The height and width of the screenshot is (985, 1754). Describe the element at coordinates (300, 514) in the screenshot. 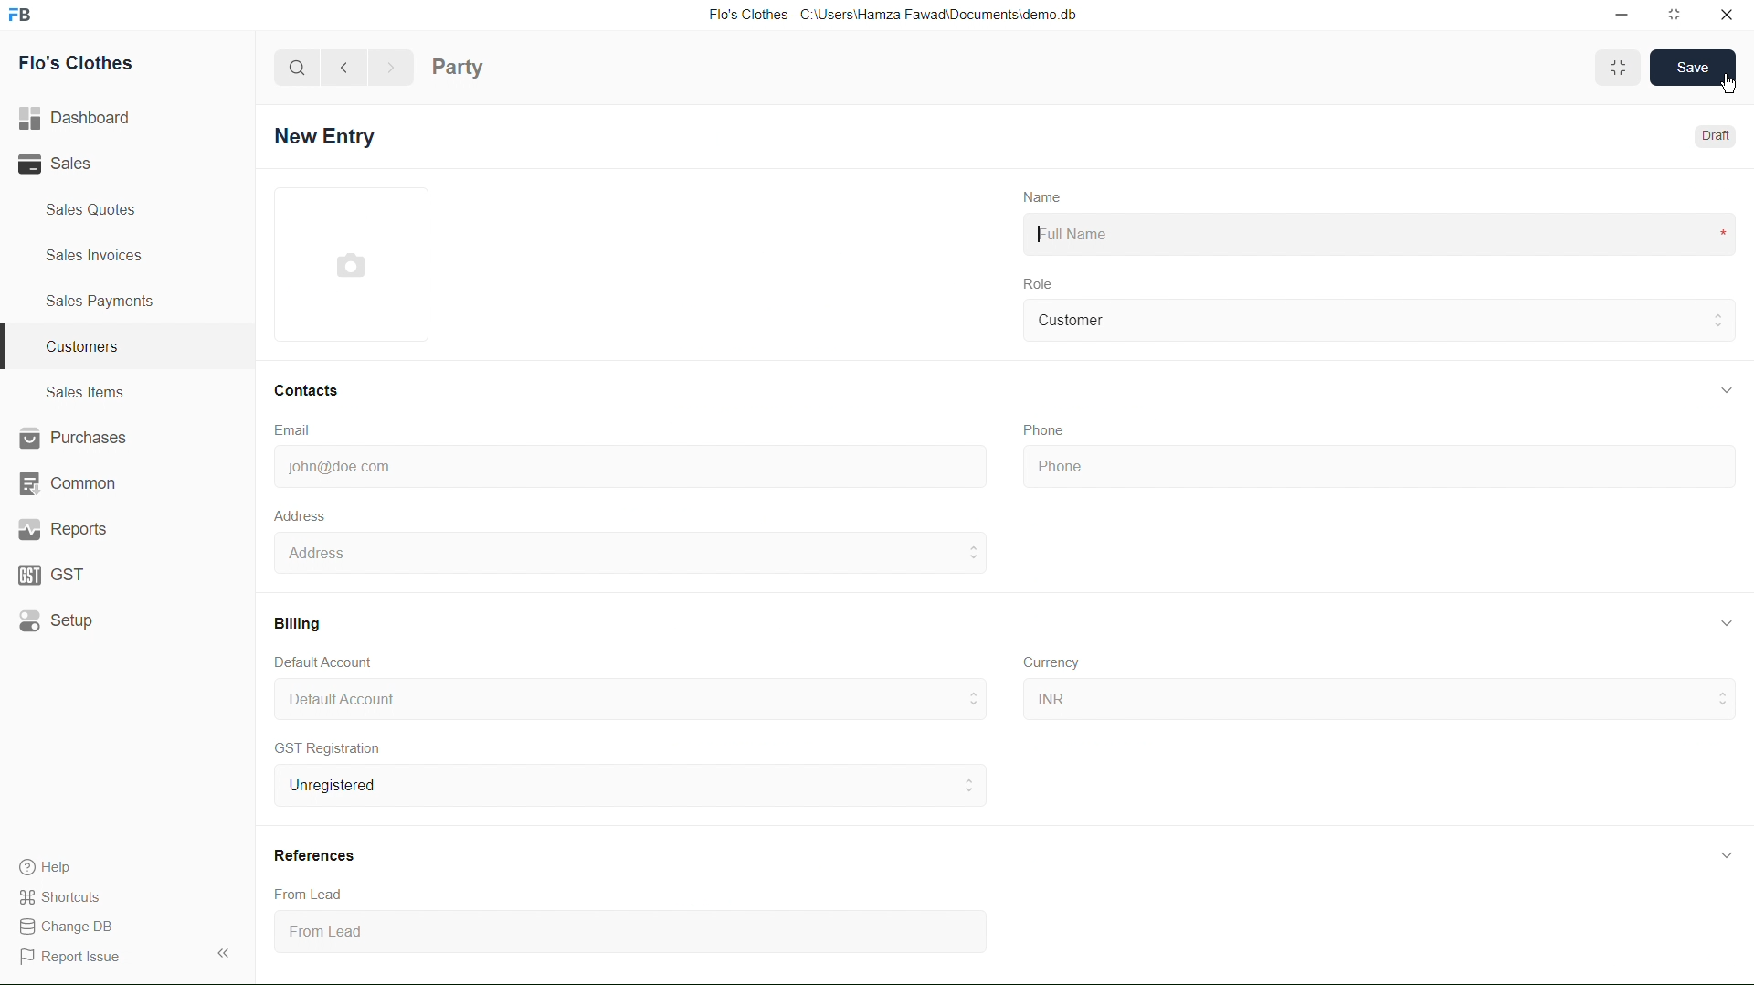

I see `Address` at that location.